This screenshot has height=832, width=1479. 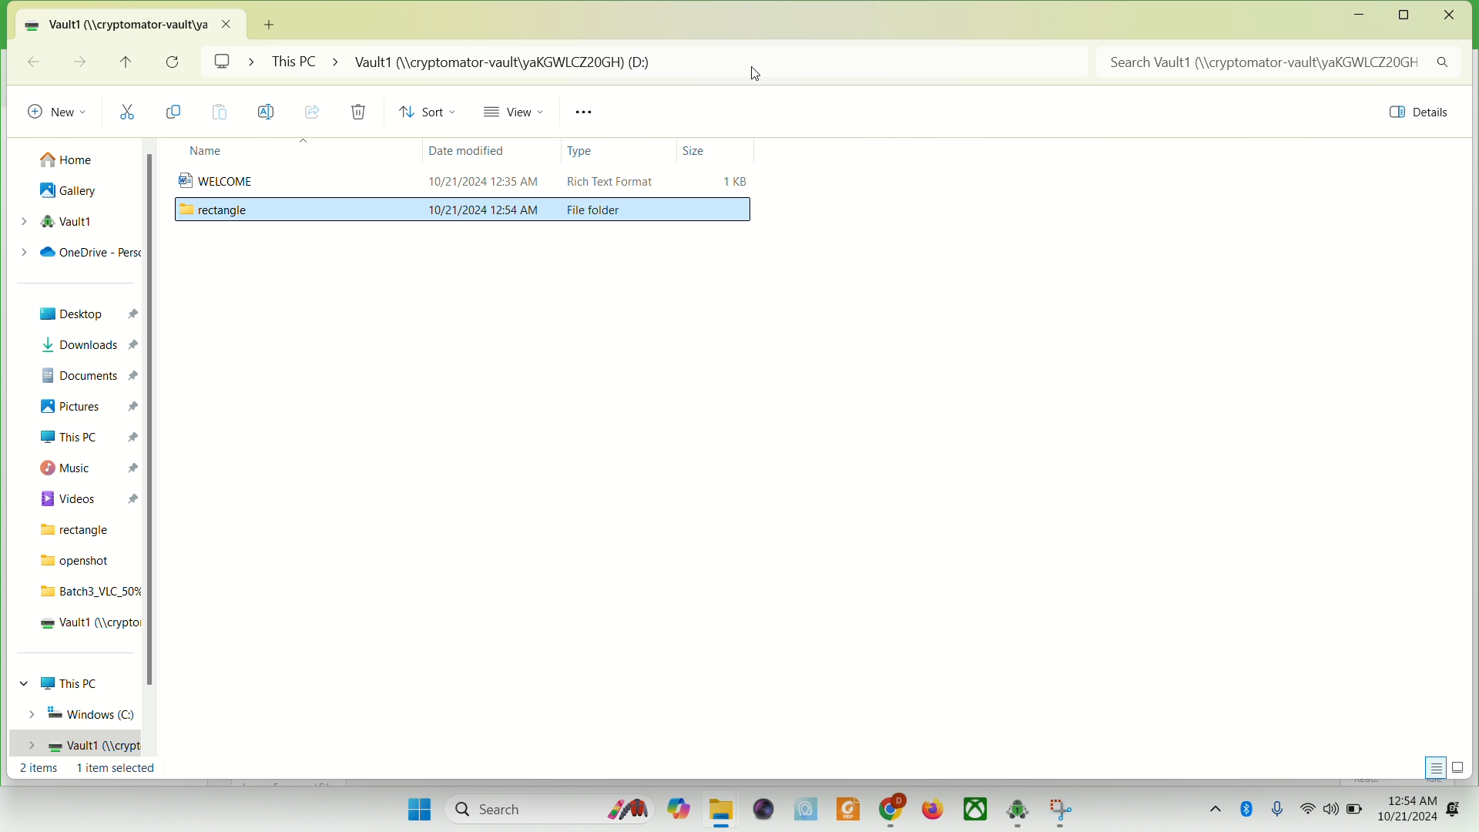 I want to click on openshot, so click(x=77, y=560).